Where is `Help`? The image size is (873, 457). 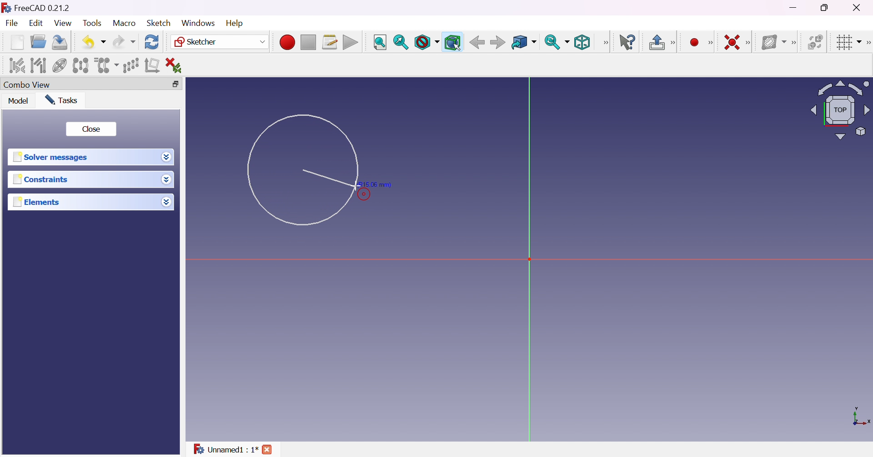 Help is located at coordinates (236, 23).